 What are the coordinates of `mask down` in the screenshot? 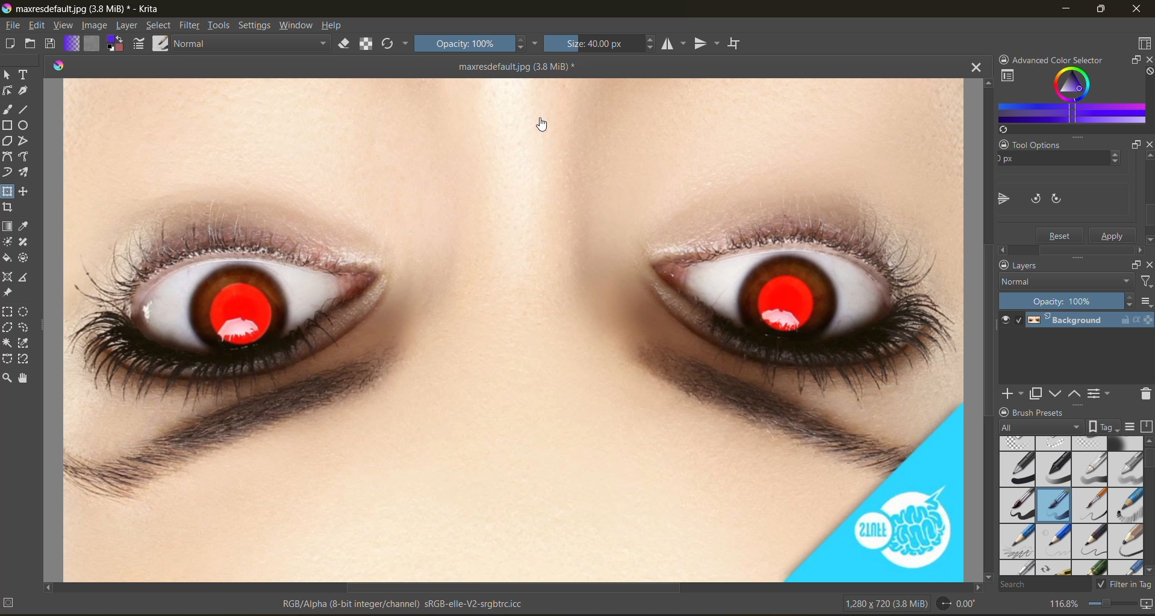 It's located at (1057, 393).